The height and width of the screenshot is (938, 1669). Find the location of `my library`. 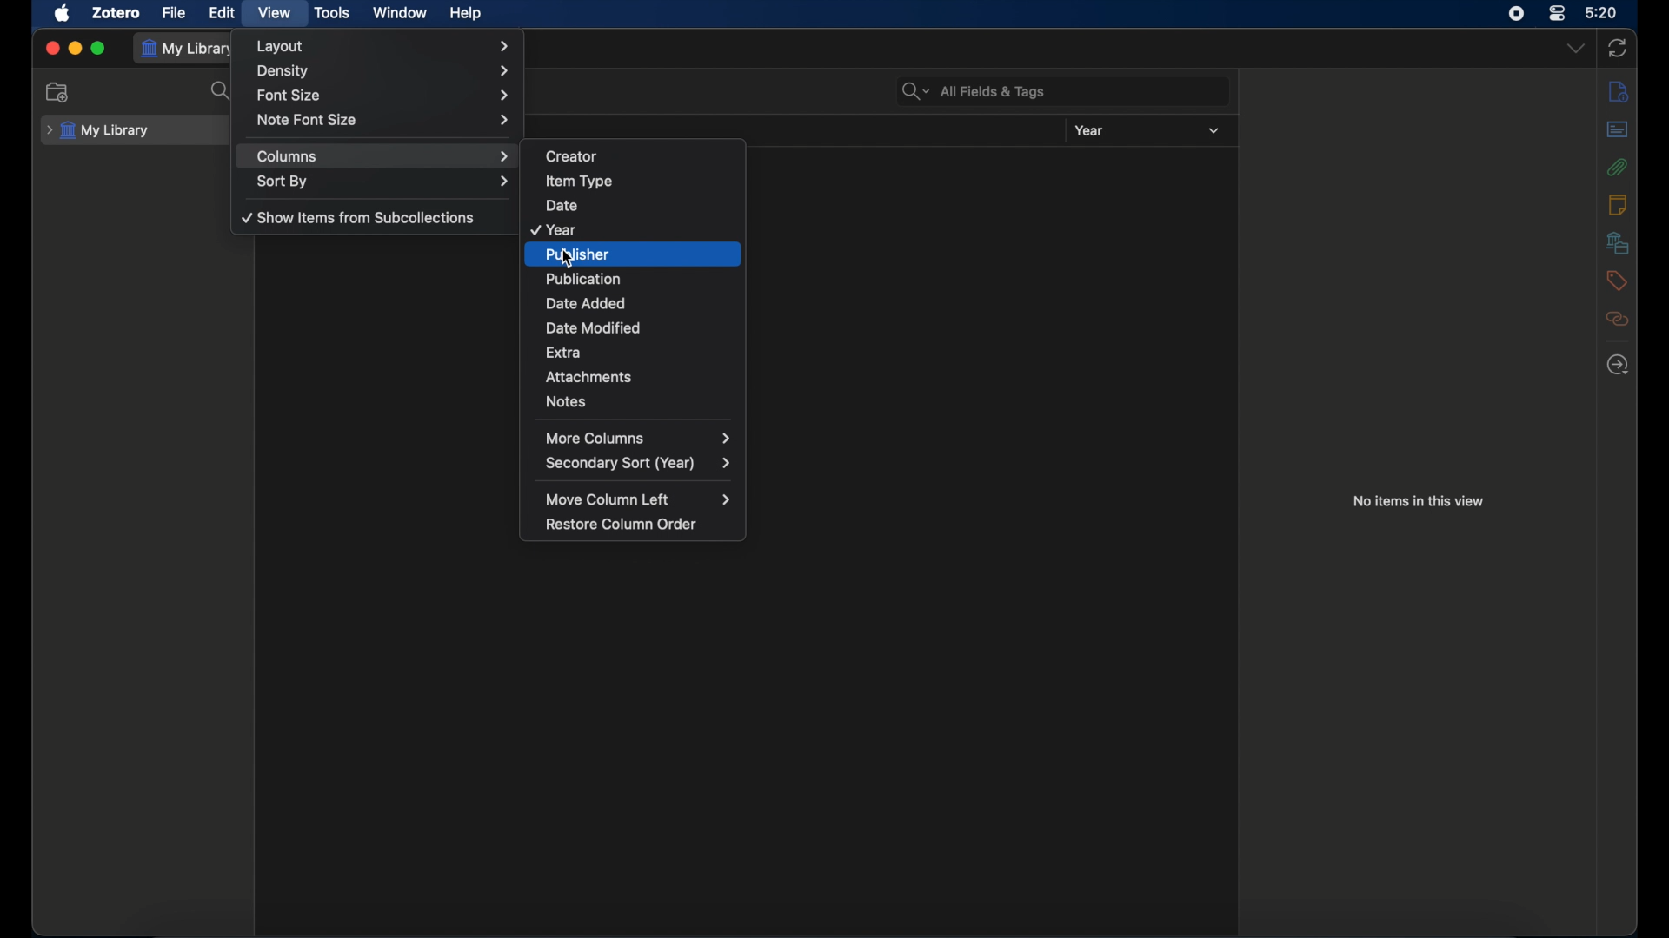

my library is located at coordinates (99, 131).